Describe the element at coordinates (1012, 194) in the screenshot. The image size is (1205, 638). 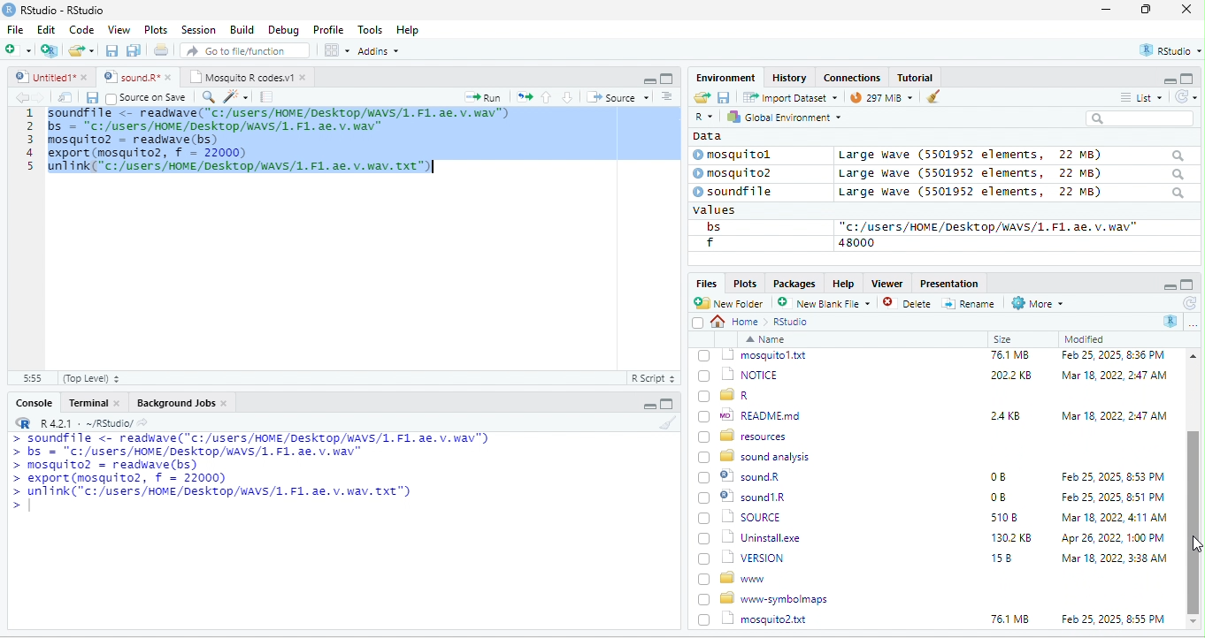
I see `Large wave (5501952 elements, 22 MB)` at that location.